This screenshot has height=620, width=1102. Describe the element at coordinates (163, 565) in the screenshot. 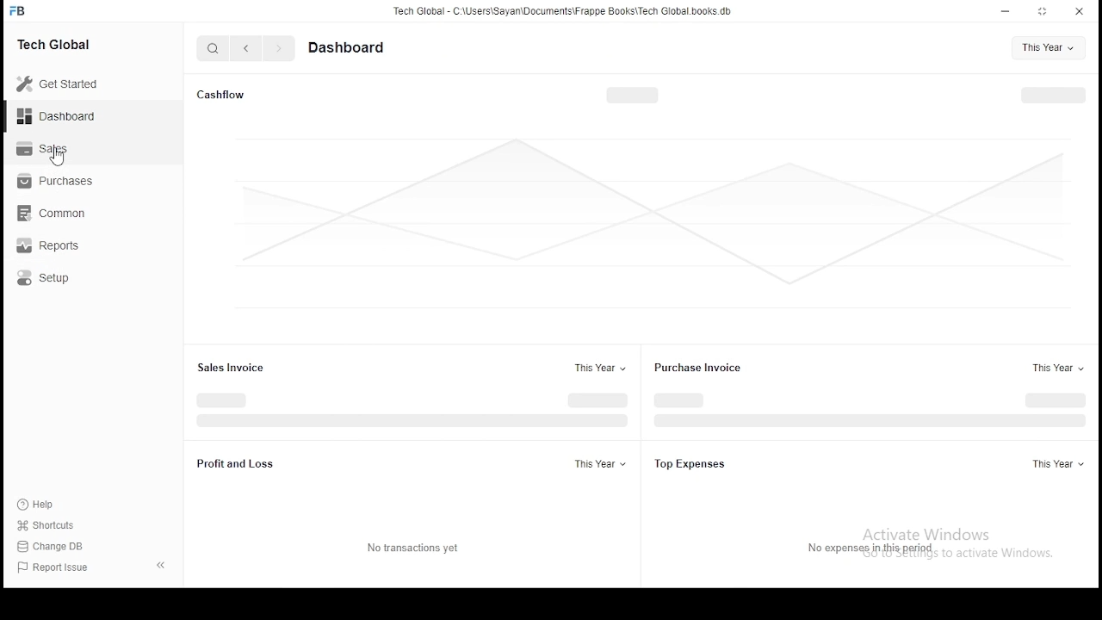

I see `close pane` at that location.